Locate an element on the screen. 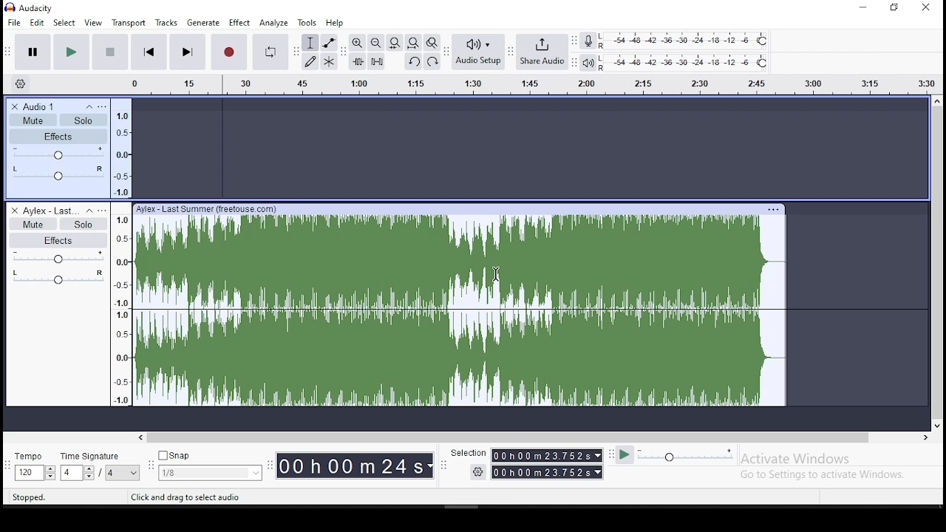 The image size is (946, 532). scroll bar is located at coordinates (536, 437).